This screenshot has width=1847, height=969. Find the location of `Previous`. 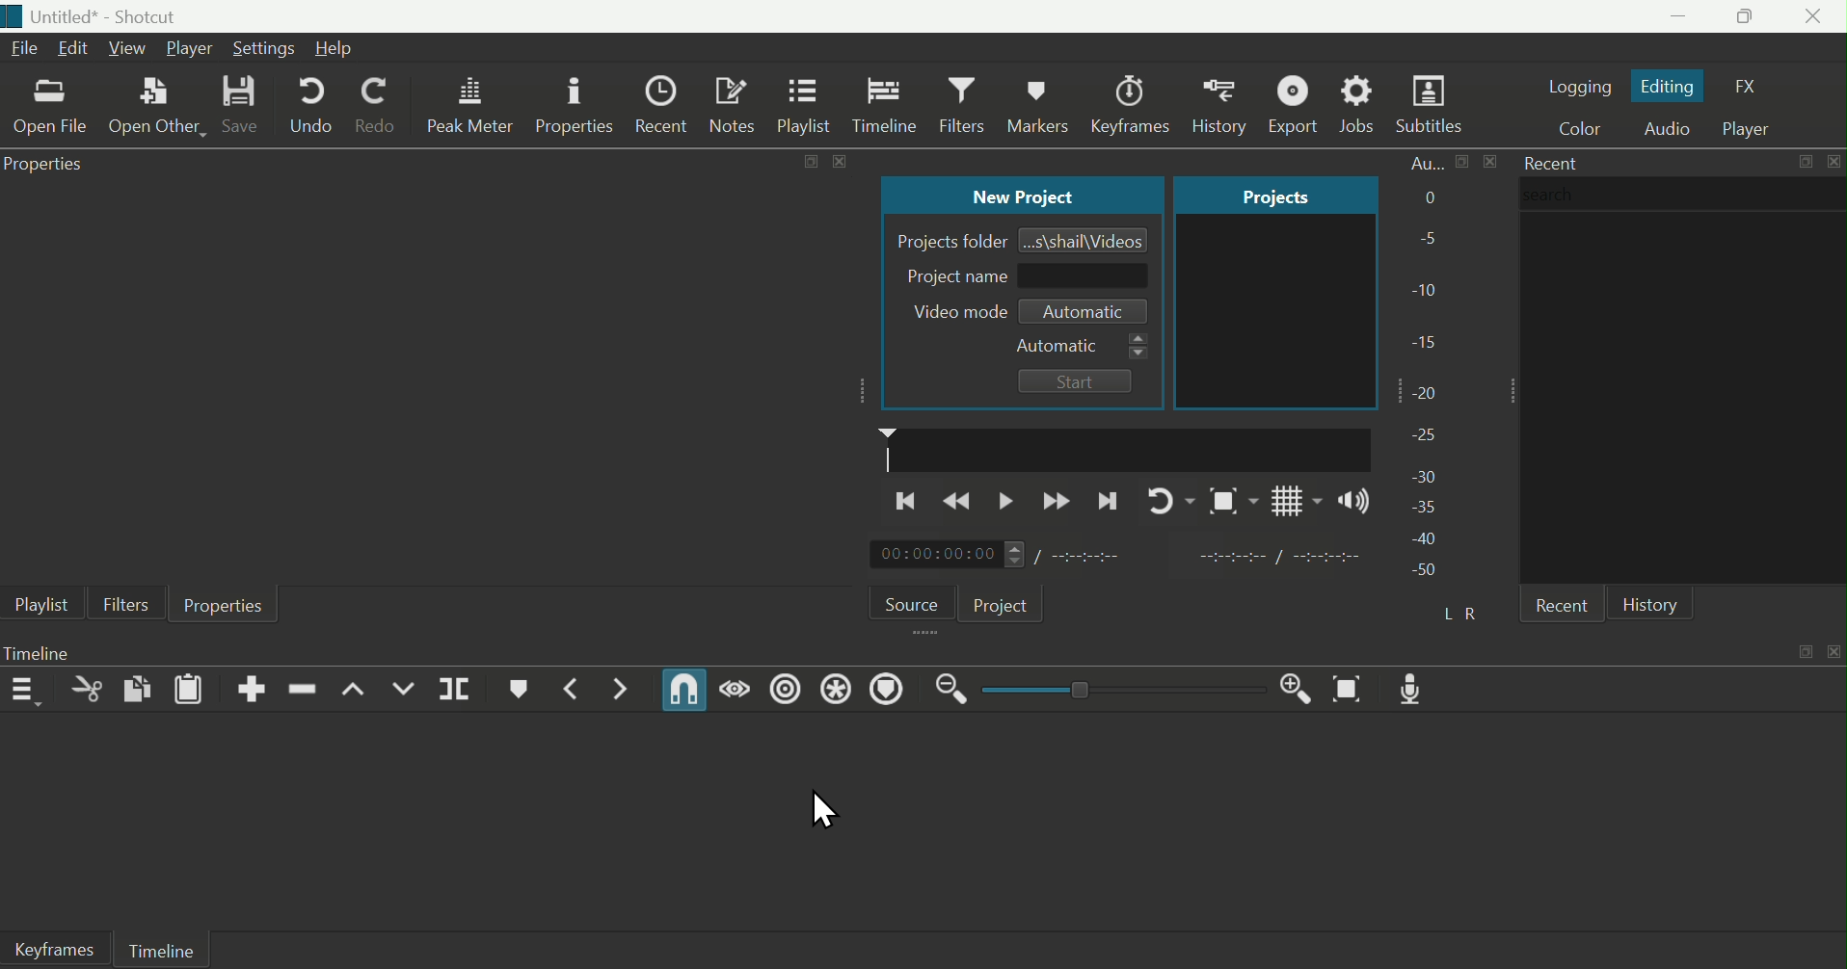

Previous is located at coordinates (905, 503).